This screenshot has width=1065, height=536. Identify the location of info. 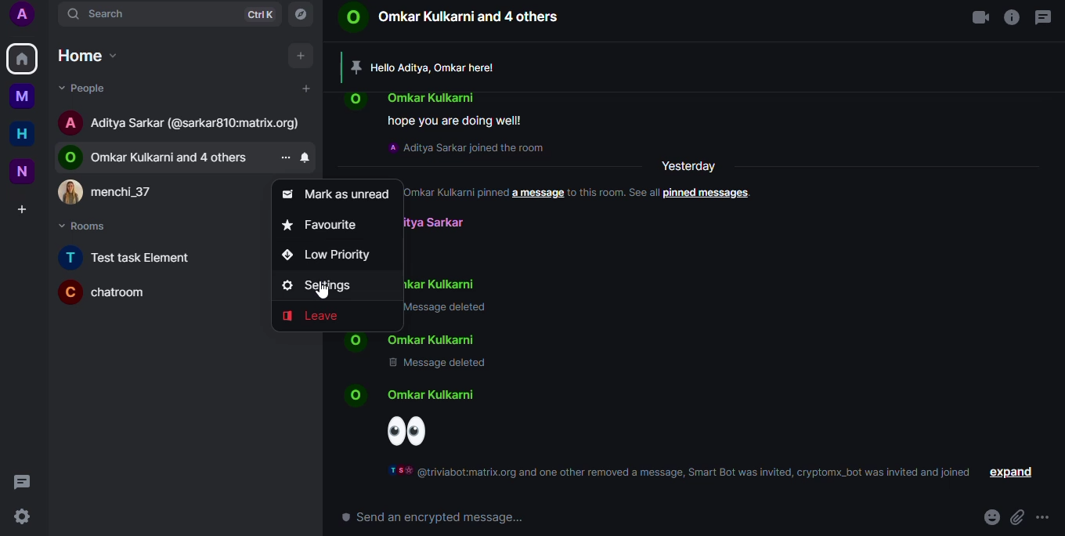
(583, 194).